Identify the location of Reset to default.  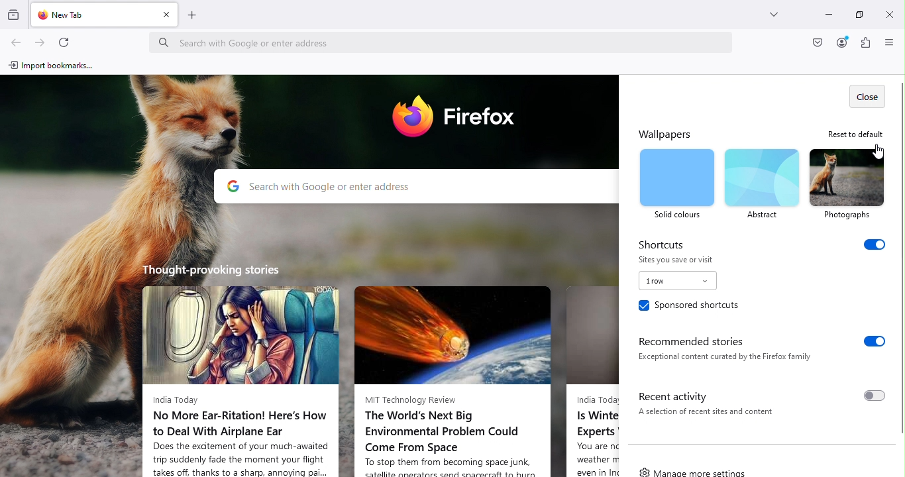
(853, 133).